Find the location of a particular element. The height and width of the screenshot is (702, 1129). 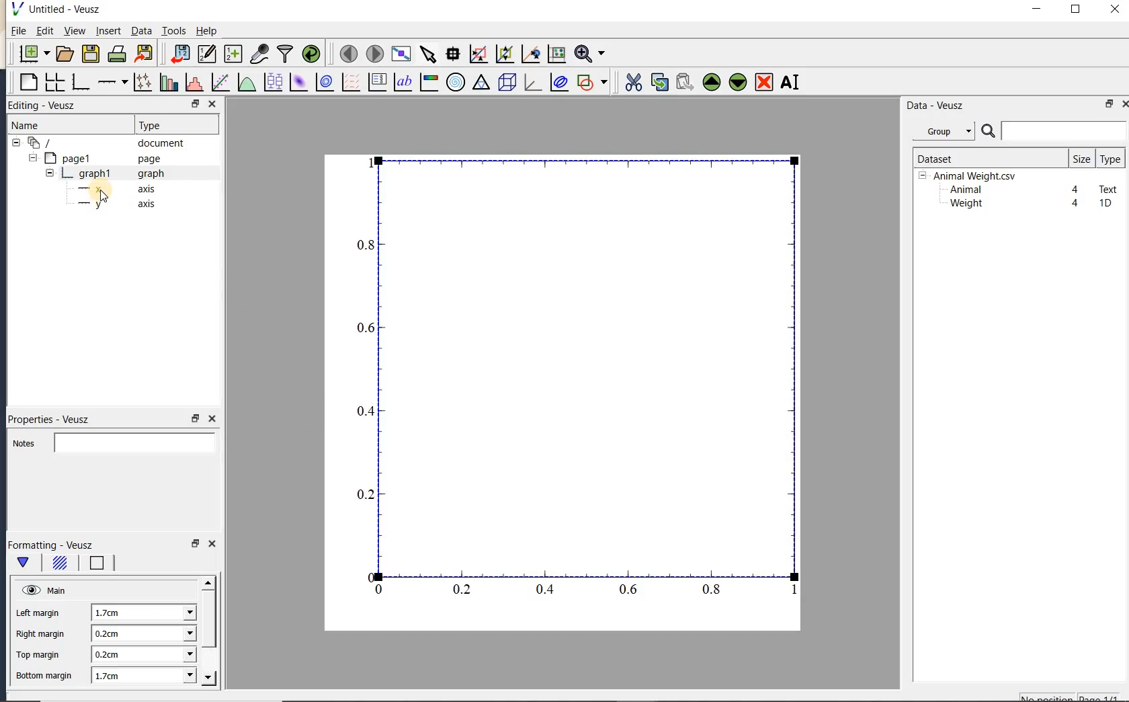

copy the selected widget is located at coordinates (658, 82).